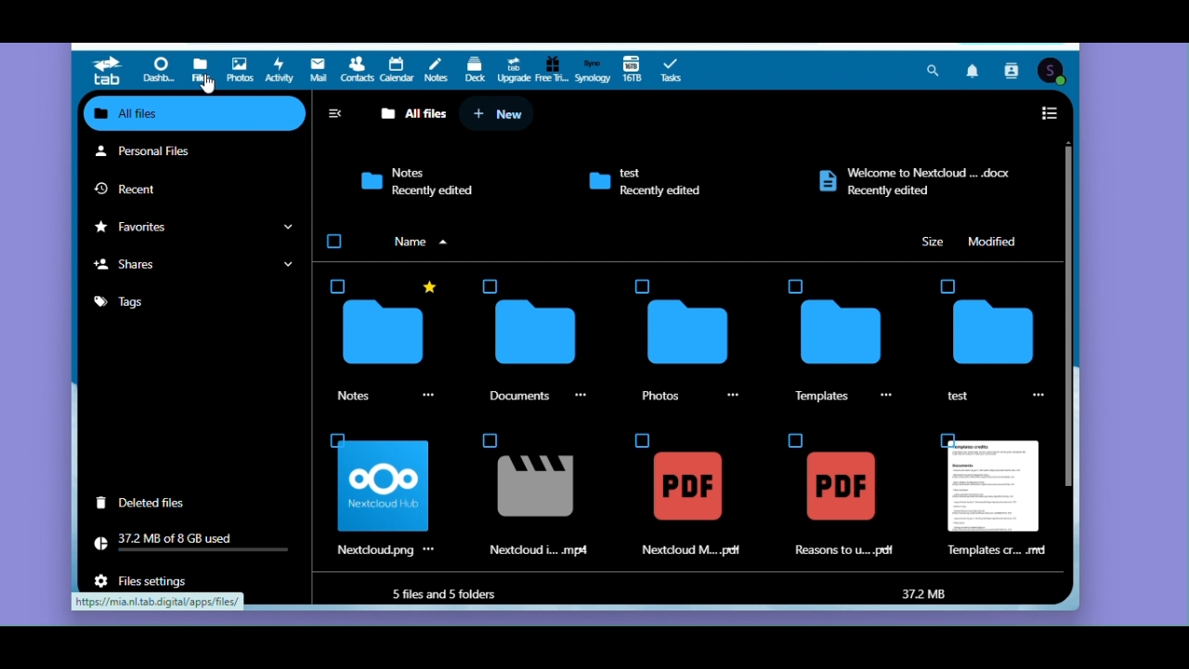  Describe the element at coordinates (850, 500) in the screenshot. I see `reasons to .pdf` at that location.